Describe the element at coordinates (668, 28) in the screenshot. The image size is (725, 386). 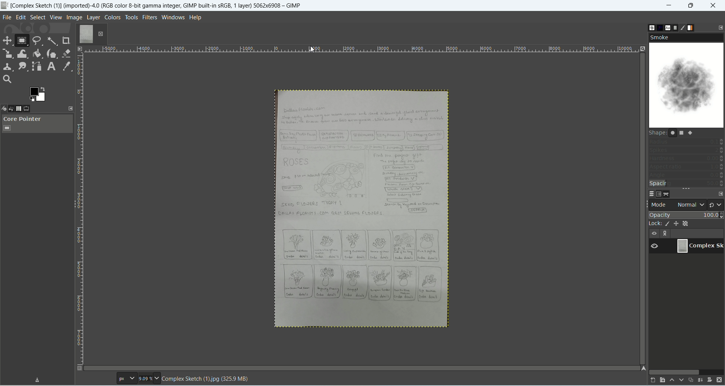
I see `fonts` at that location.